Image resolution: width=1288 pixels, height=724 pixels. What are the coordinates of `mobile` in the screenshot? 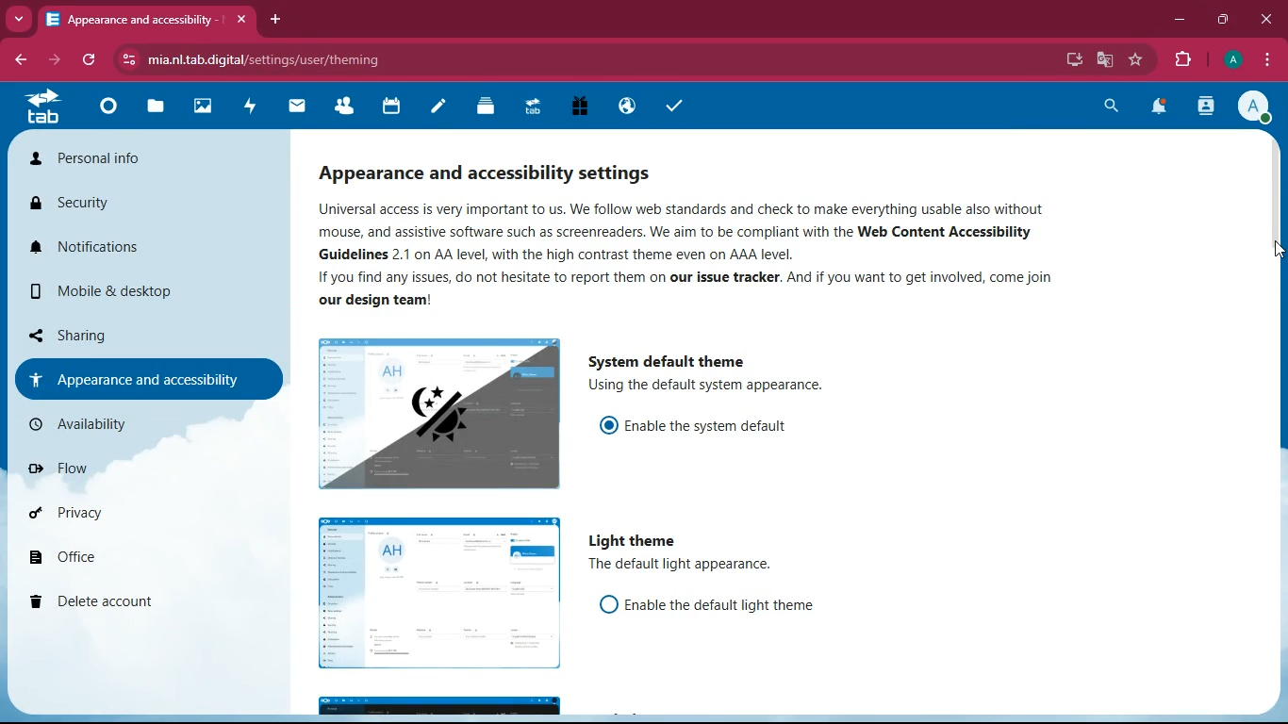 It's located at (110, 291).